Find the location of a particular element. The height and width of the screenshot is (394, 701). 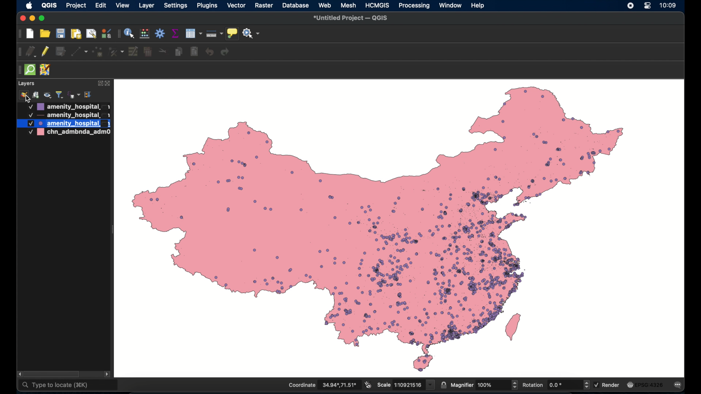

filter legend by expression is located at coordinates (73, 95).